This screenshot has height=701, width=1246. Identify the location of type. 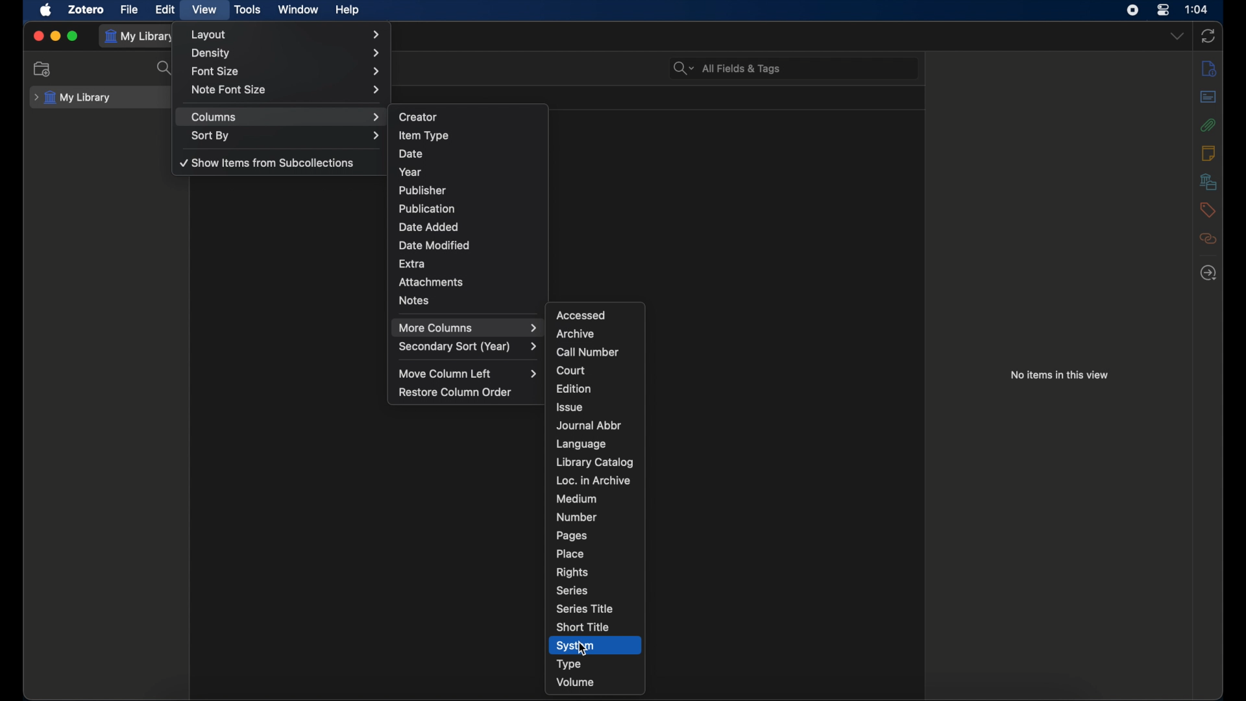
(570, 665).